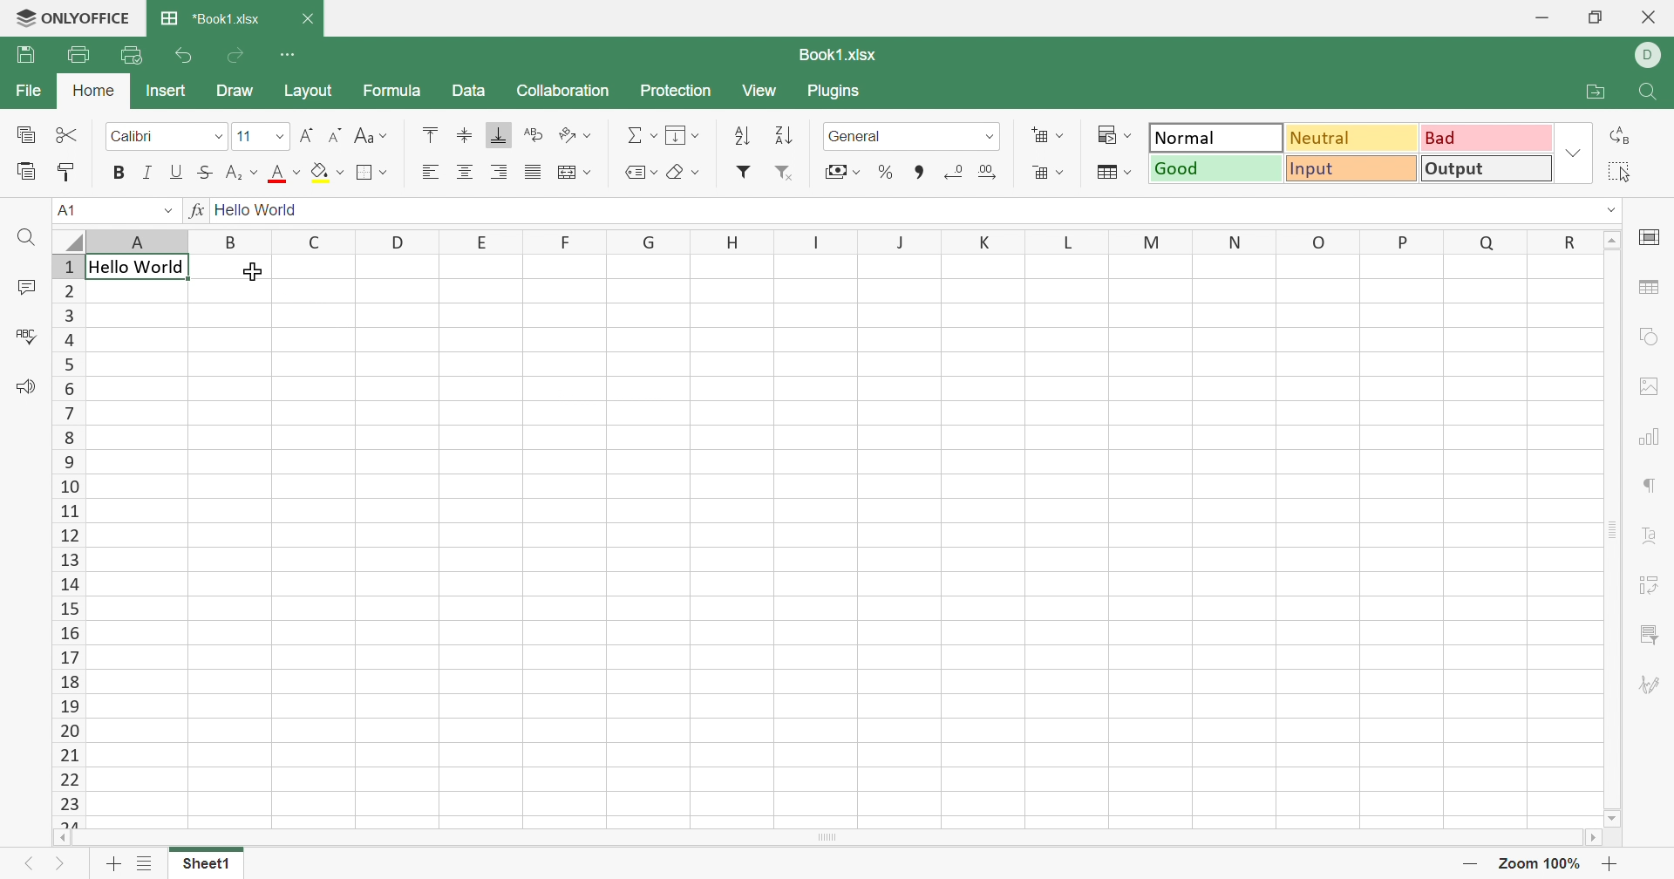 The width and height of the screenshot is (1674, 879). What do you see at coordinates (68, 539) in the screenshot?
I see `Row numbers` at bounding box center [68, 539].